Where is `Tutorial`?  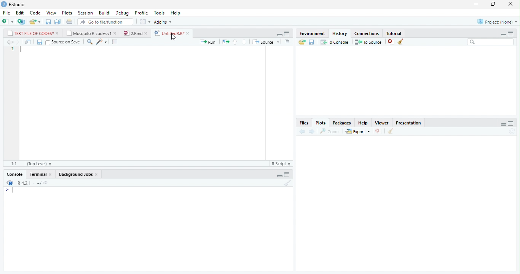 Tutorial is located at coordinates (394, 33).